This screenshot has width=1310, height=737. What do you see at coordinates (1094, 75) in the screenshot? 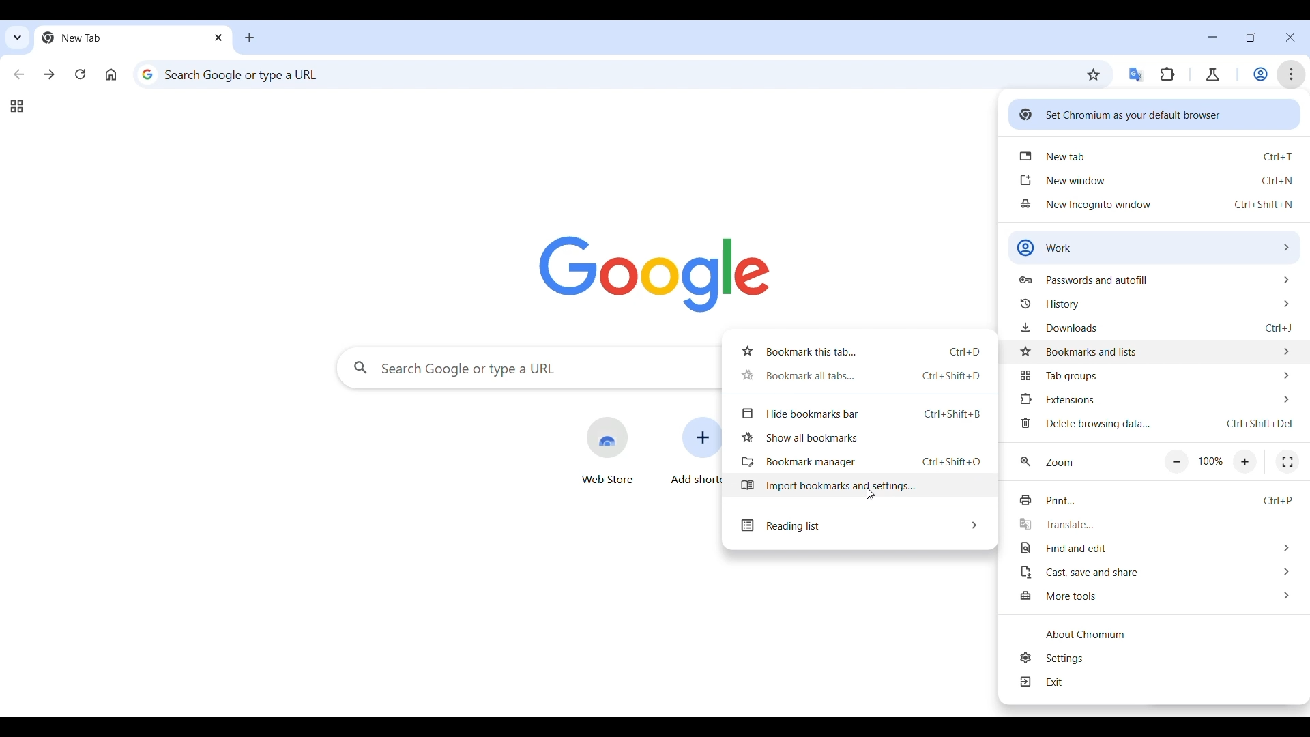
I see `Bookmark this tab` at bounding box center [1094, 75].